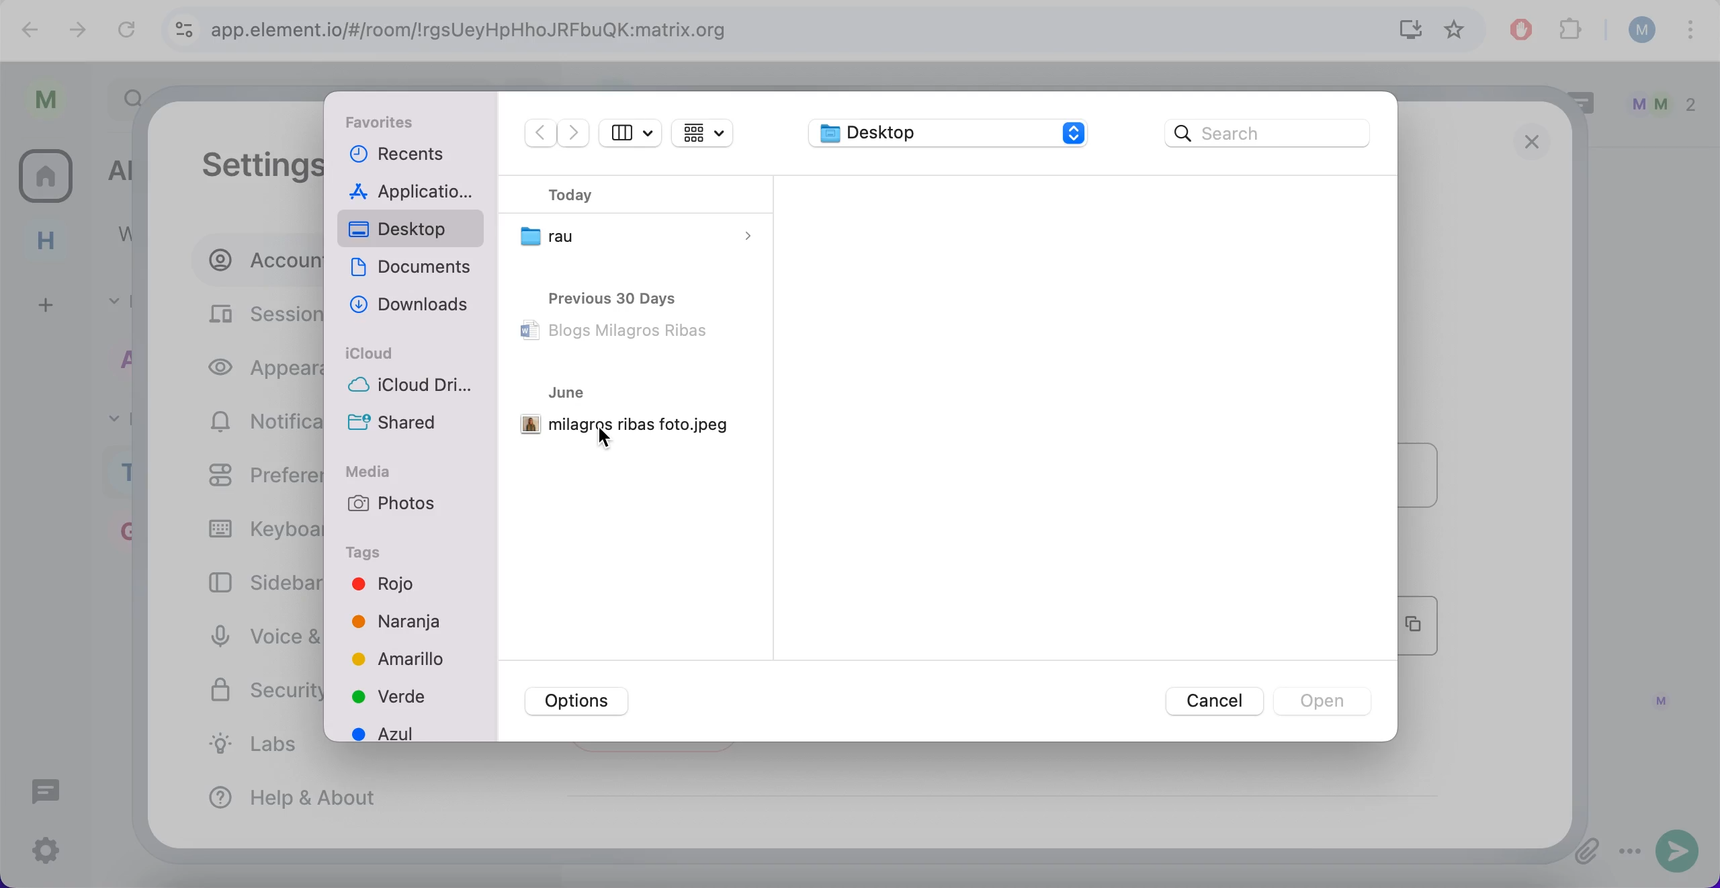 Image resolution: width=1720 pixels, height=888 pixels. What do you see at coordinates (1629, 855) in the screenshot?
I see `options` at bounding box center [1629, 855].